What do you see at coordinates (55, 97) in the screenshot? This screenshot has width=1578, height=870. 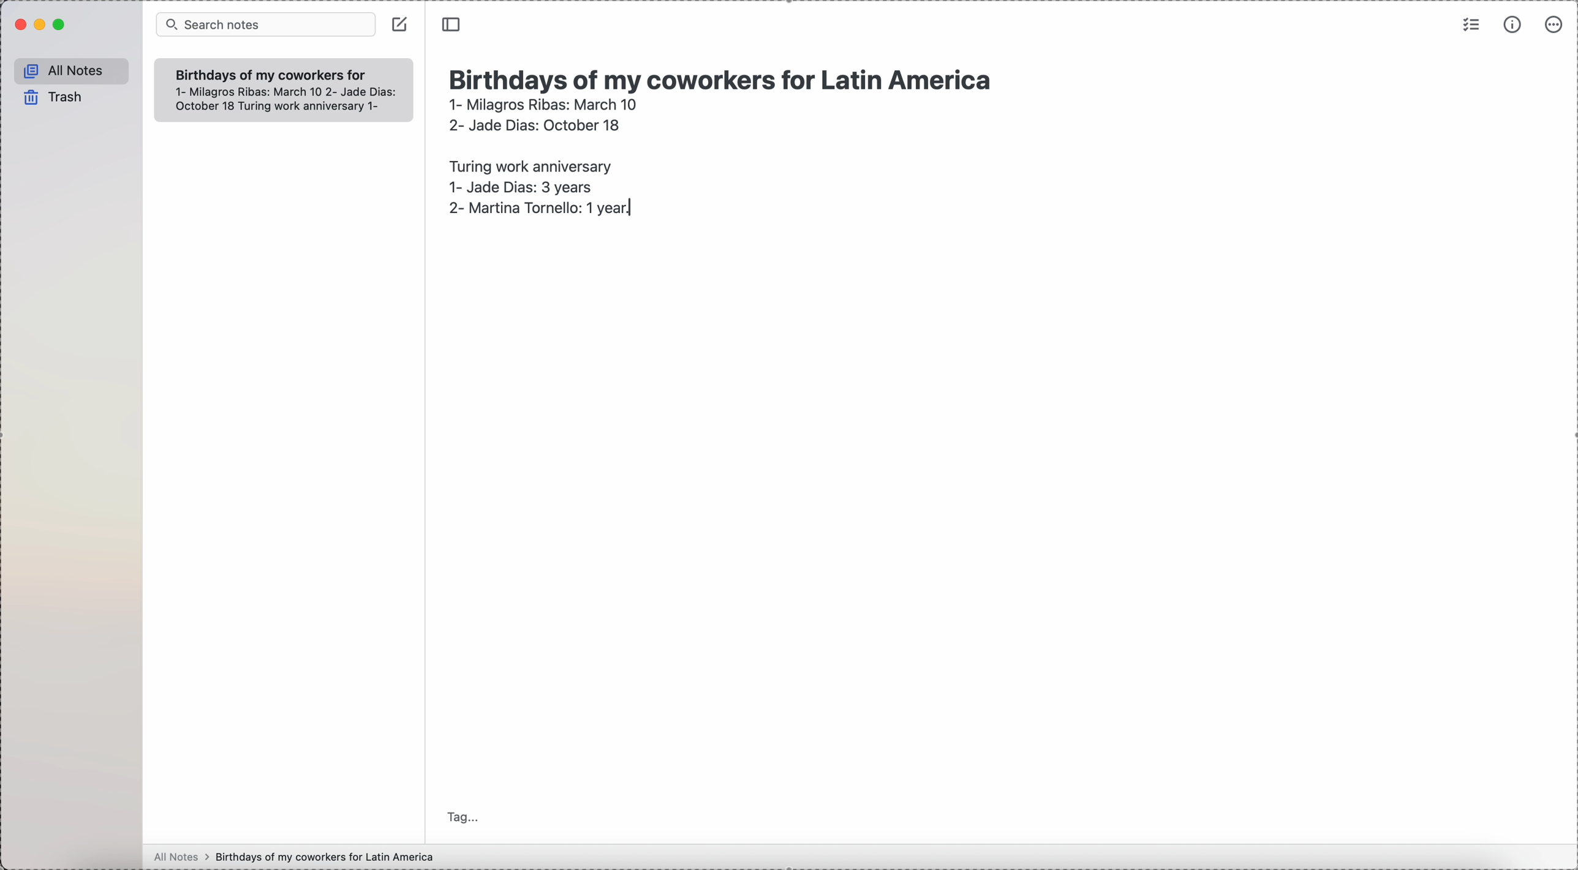 I see `trash` at bounding box center [55, 97].